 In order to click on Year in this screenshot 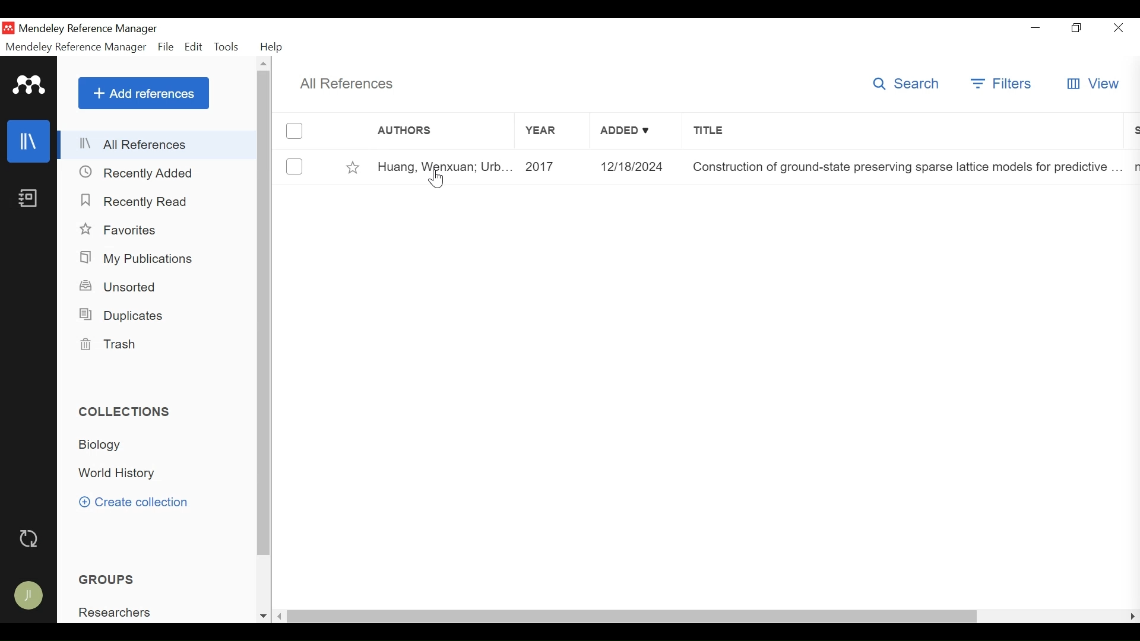, I will do `click(553, 167)`.